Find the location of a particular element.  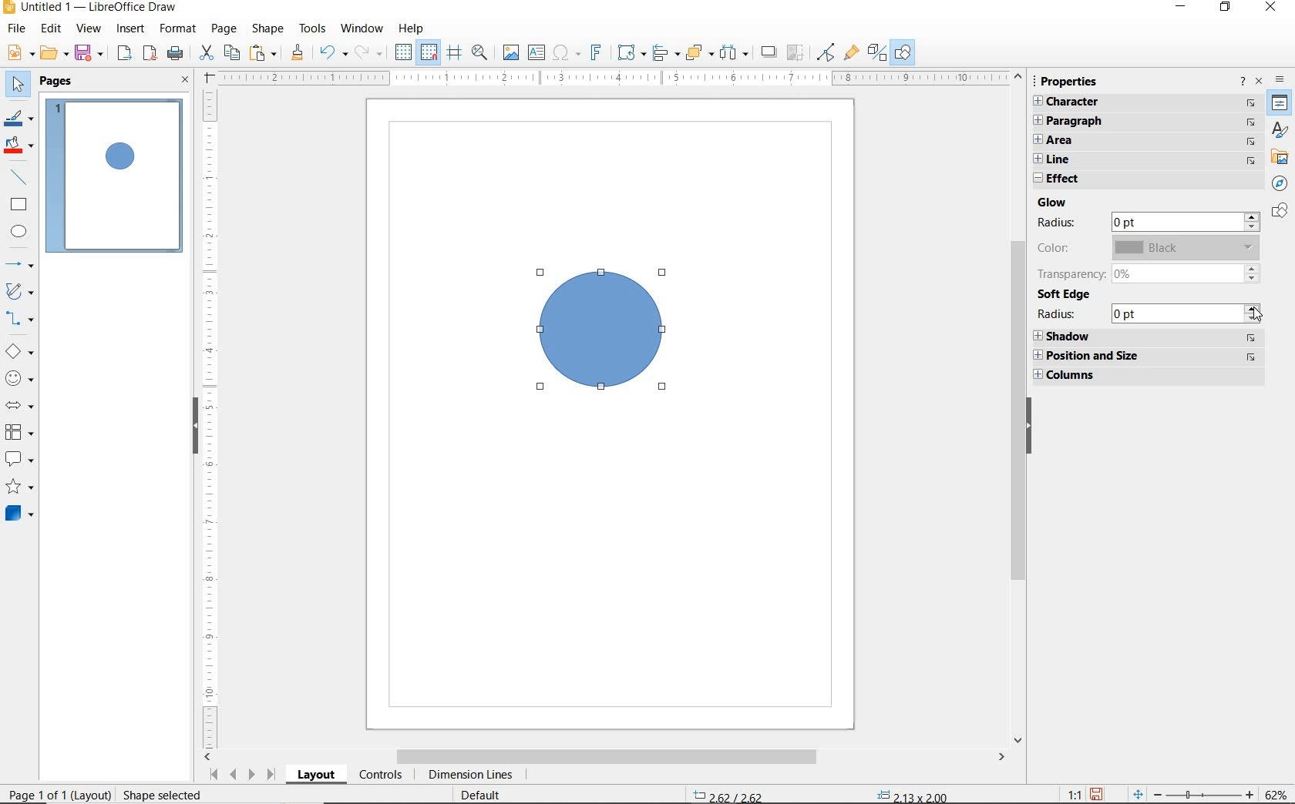

Next page is located at coordinates (252, 774).